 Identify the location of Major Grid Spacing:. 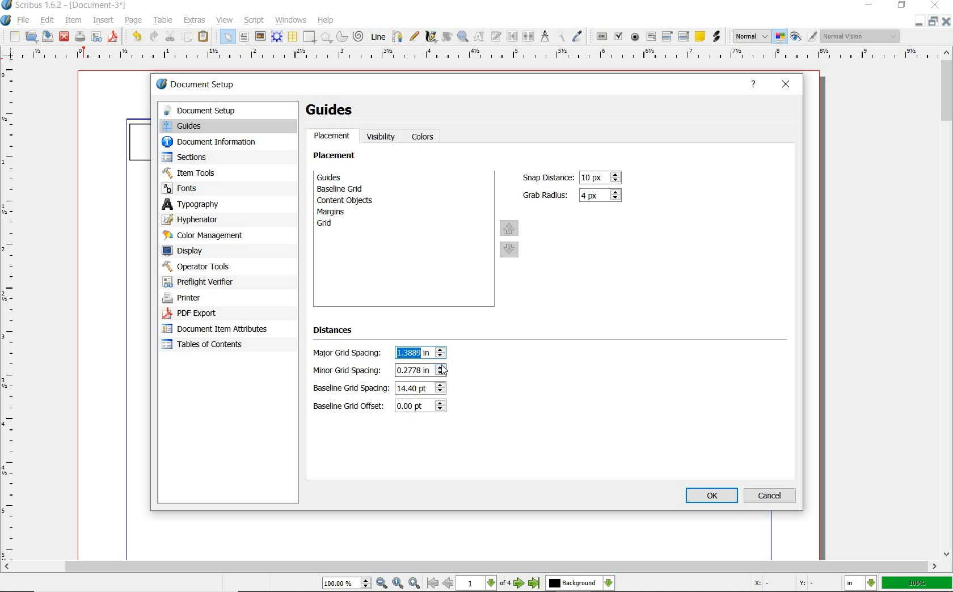
(350, 353).